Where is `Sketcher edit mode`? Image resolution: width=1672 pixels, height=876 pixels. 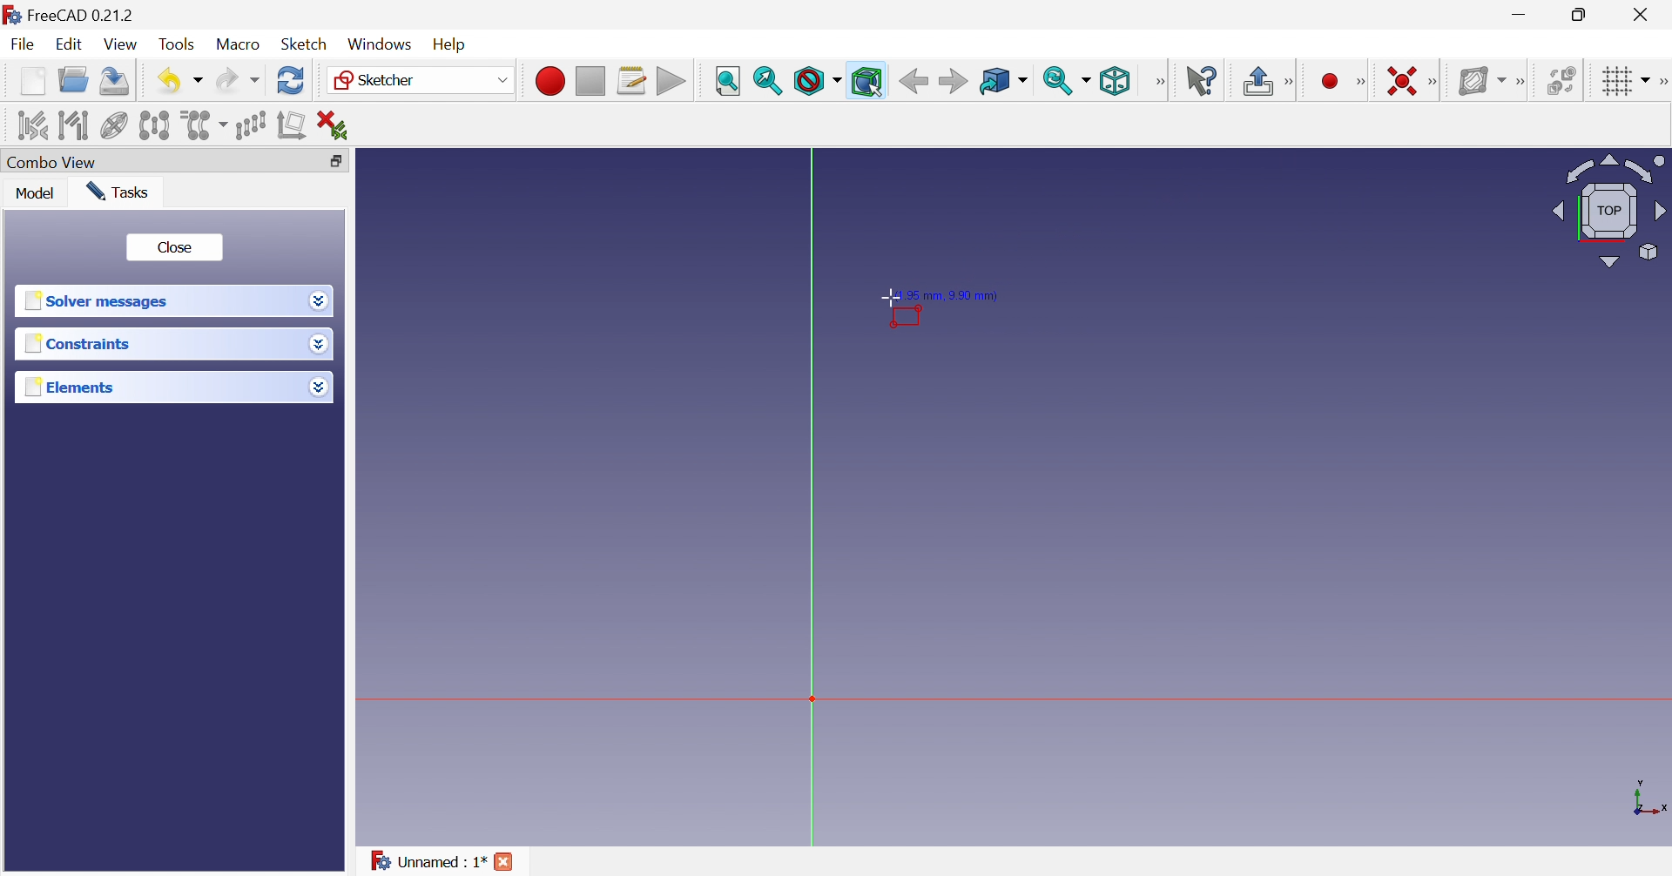
Sketcher edit mode is located at coordinates (1291, 81).